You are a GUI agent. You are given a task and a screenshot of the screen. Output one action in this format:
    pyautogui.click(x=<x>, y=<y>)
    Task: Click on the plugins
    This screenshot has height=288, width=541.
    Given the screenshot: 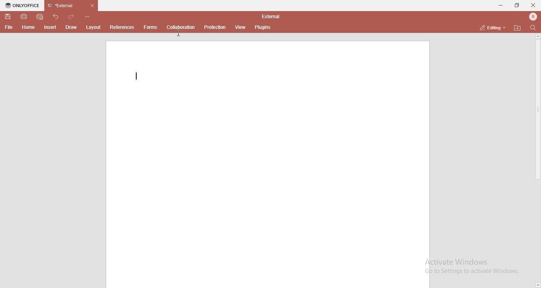 What is the action you would take?
    pyautogui.click(x=263, y=28)
    